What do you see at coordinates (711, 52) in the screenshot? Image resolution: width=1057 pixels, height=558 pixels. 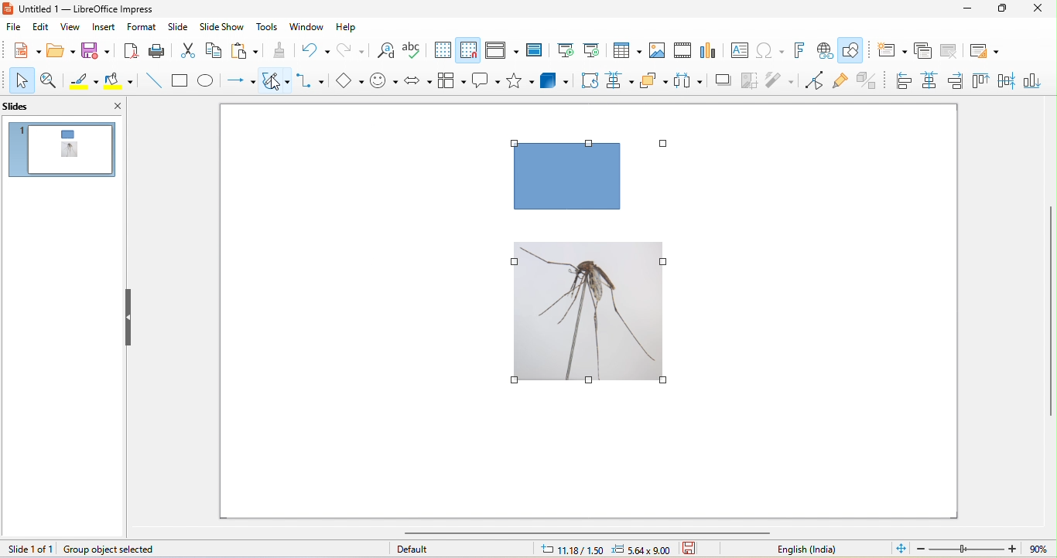 I see `chart` at bounding box center [711, 52].